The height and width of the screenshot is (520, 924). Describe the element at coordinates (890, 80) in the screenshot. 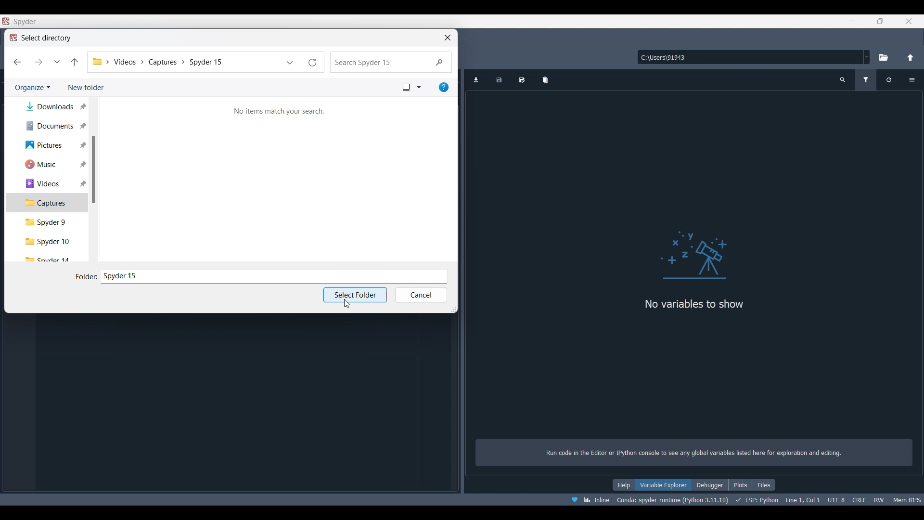

I see `Refresh variables` at that location.